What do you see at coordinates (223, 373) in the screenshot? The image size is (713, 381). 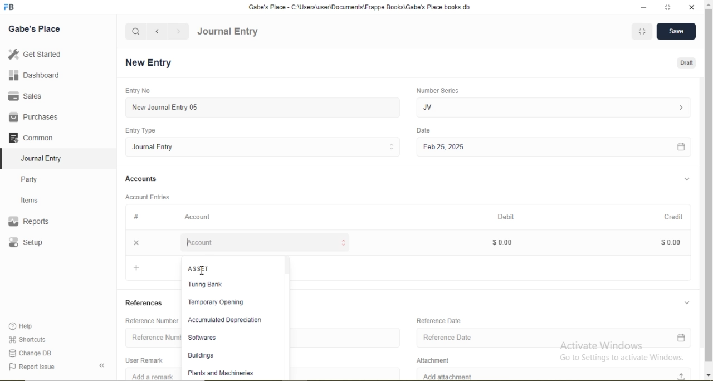 I see `Plants and Machineries` at bounding box center [223, 373].